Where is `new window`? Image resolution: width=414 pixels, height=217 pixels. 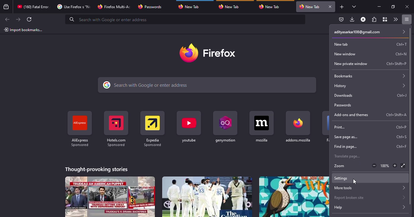
new window is located at coordinates (347, 53).